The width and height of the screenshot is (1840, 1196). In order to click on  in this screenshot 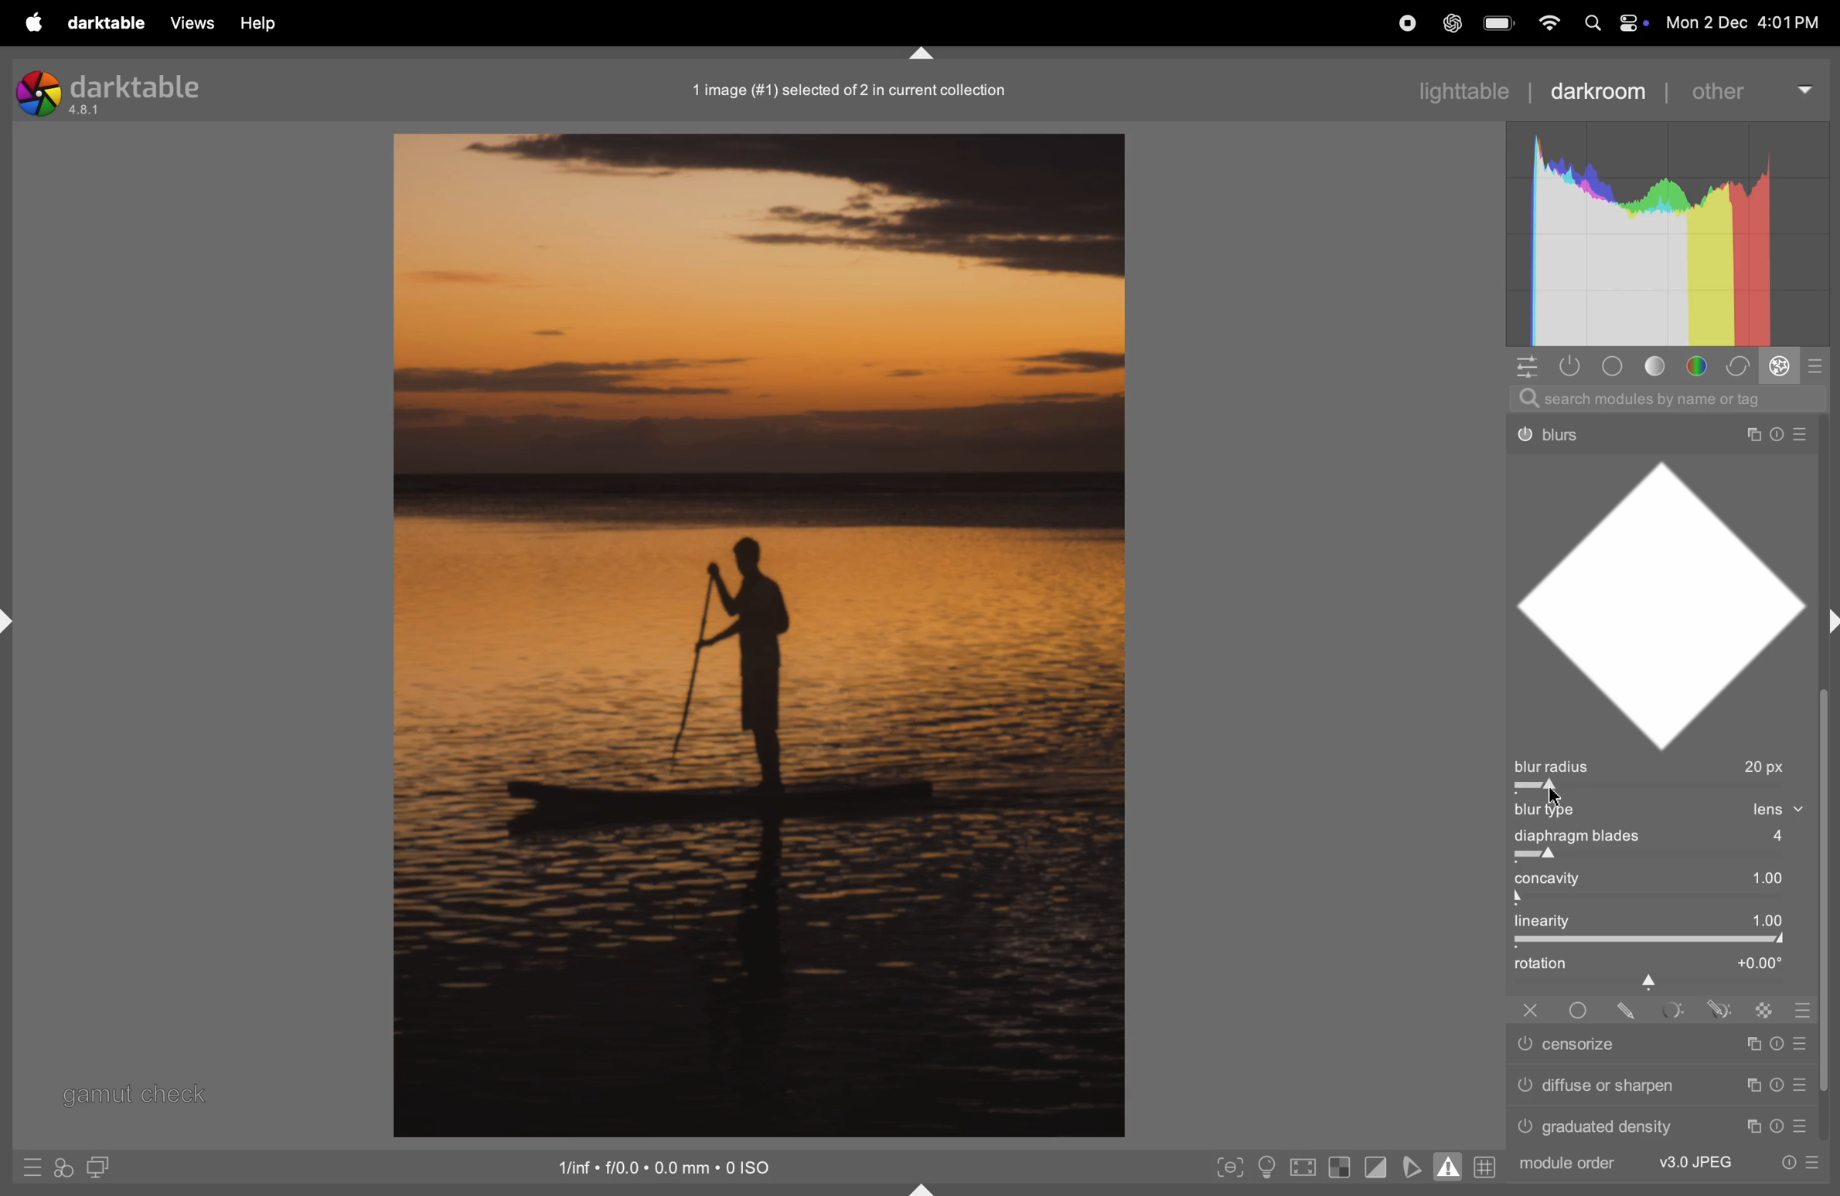, I will do `click(1627, 1010)`.